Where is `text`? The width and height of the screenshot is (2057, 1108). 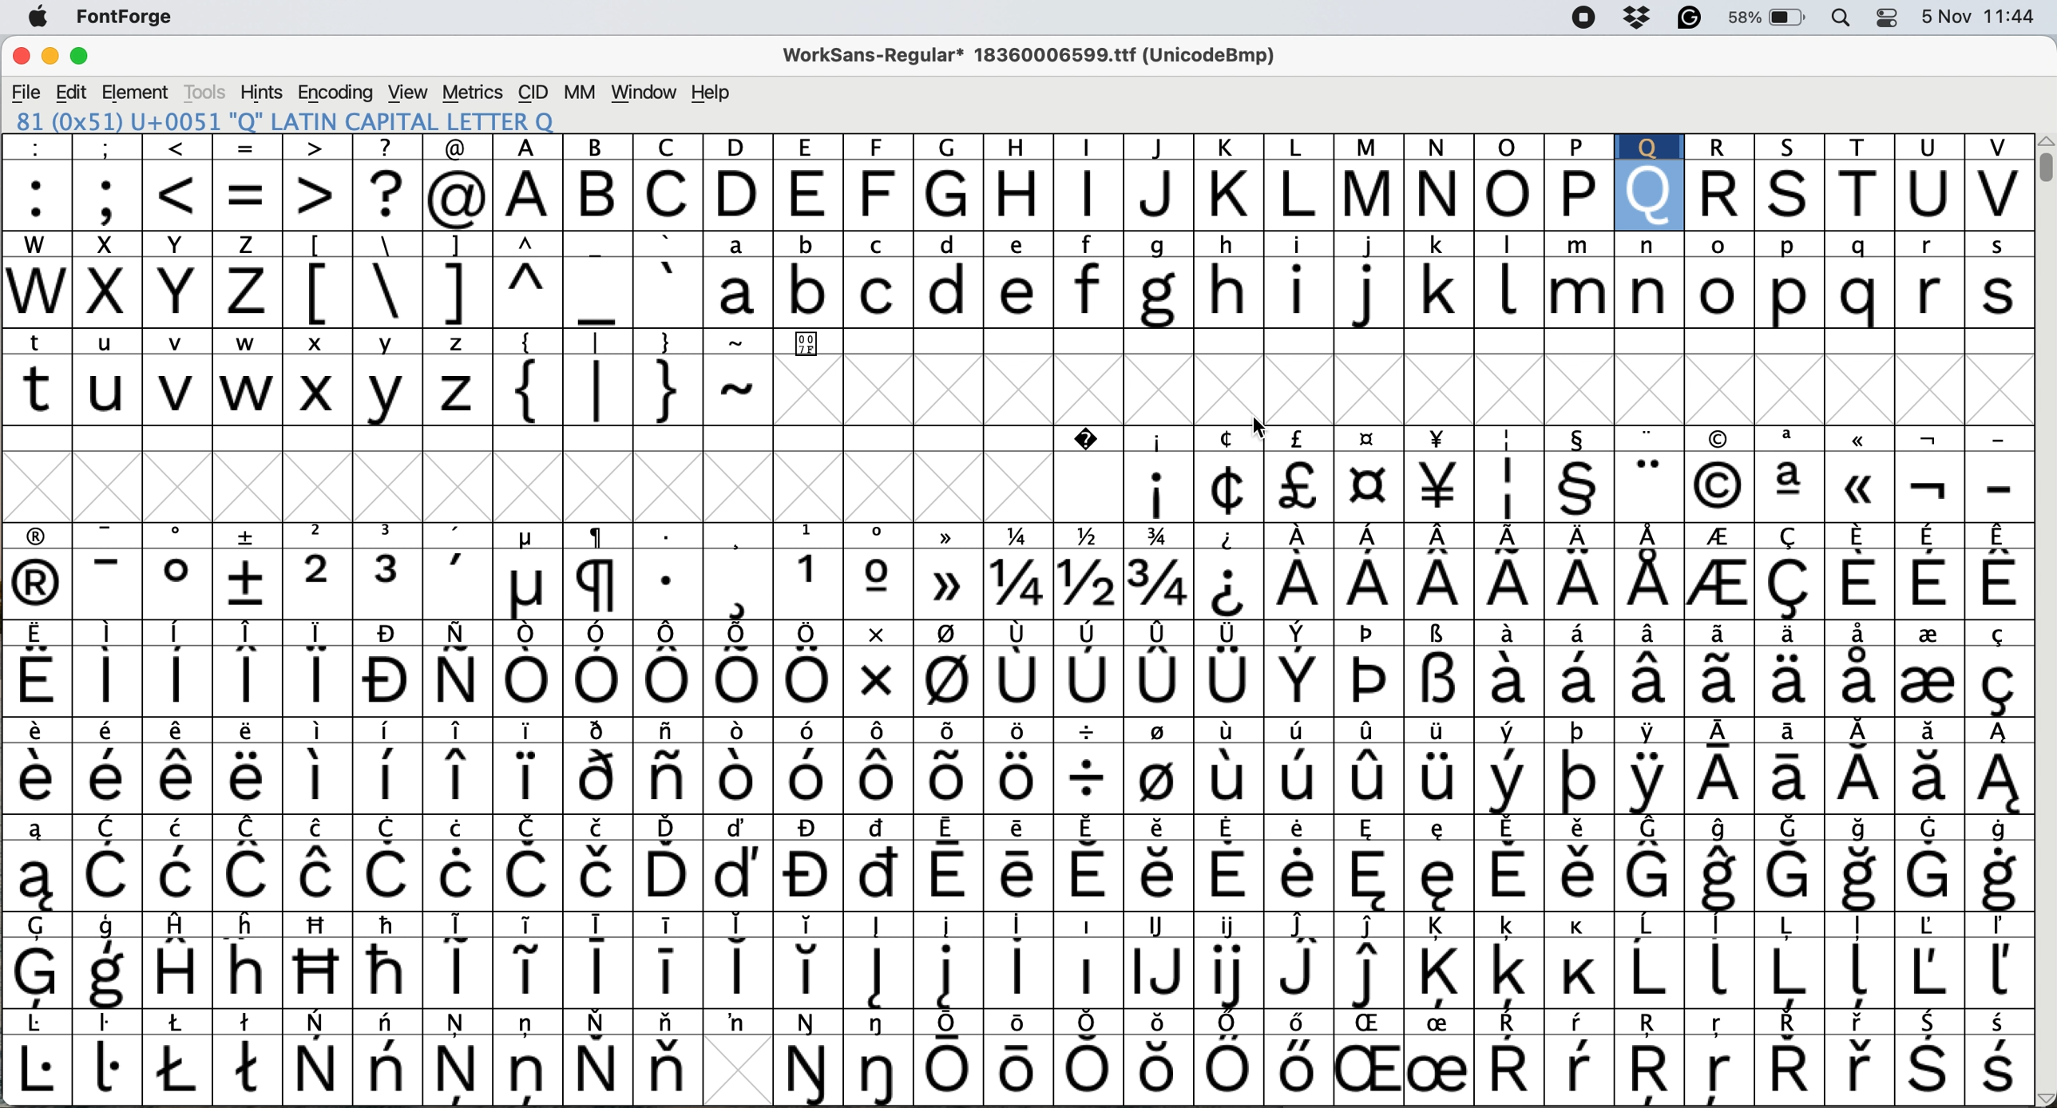 text is located at coordinates (1022, 536).